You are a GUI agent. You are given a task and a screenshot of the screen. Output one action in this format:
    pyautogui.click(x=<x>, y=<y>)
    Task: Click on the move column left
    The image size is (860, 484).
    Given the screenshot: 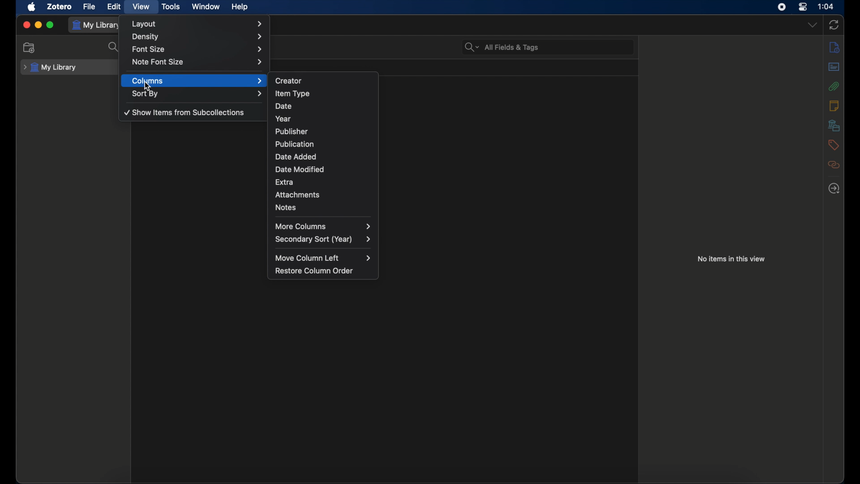 What is the action you would take?
    pyautogui.click(x=323, y=258)
    